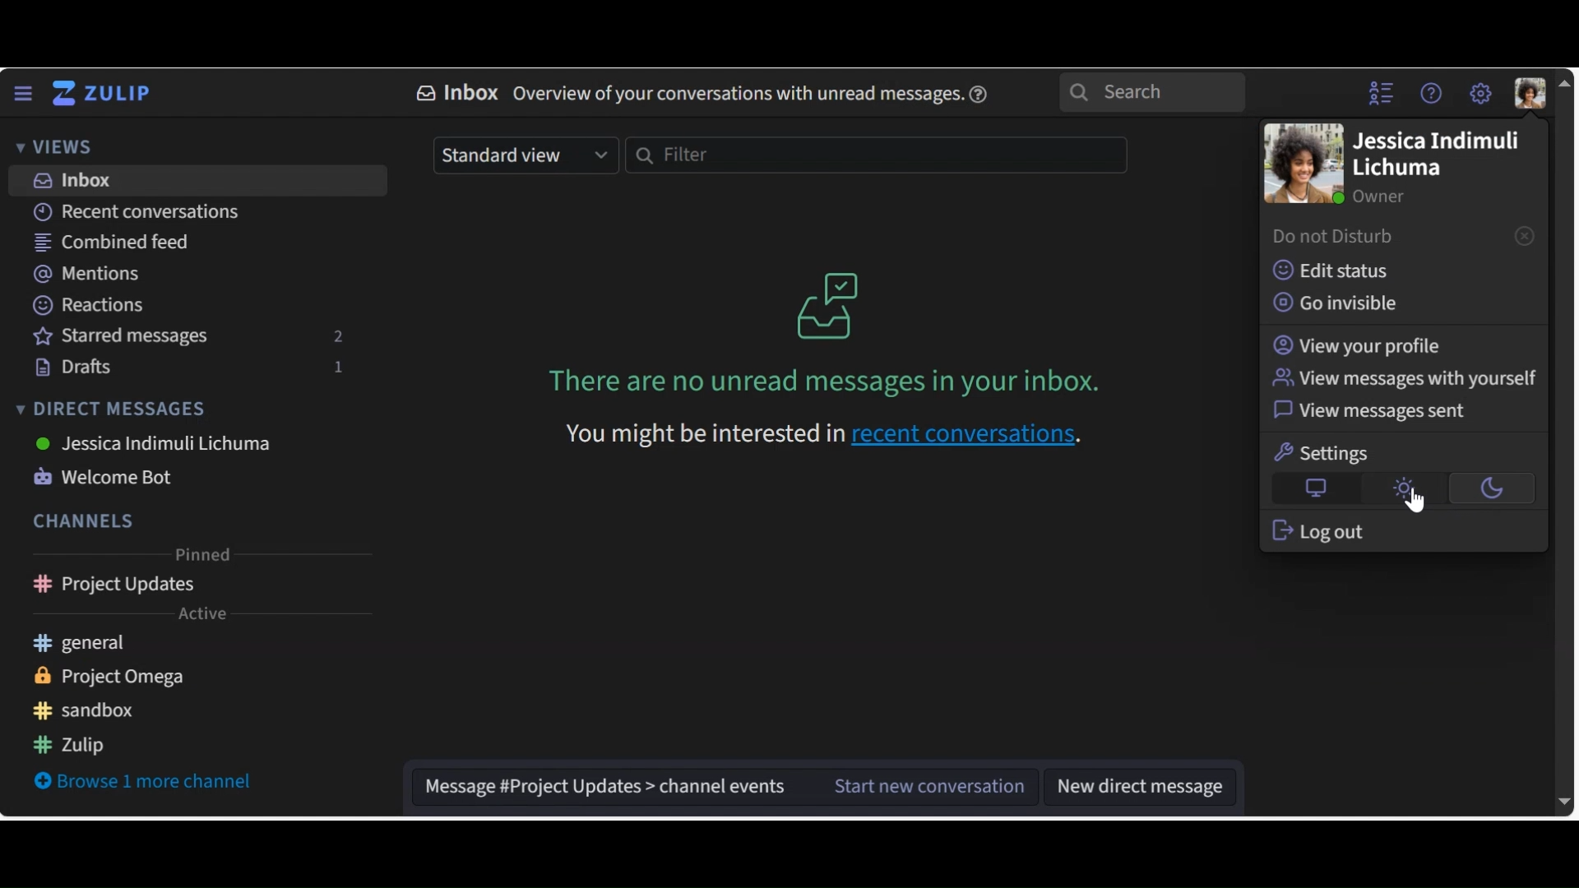 The image size is (1579, 888). I want to click on Active, so click(199, 616).